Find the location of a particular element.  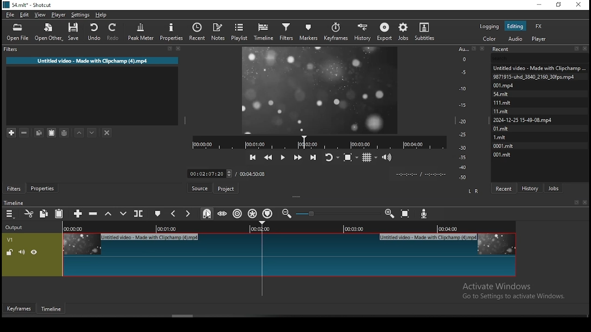

scrub while dragging is located at coordinates (221, 214).